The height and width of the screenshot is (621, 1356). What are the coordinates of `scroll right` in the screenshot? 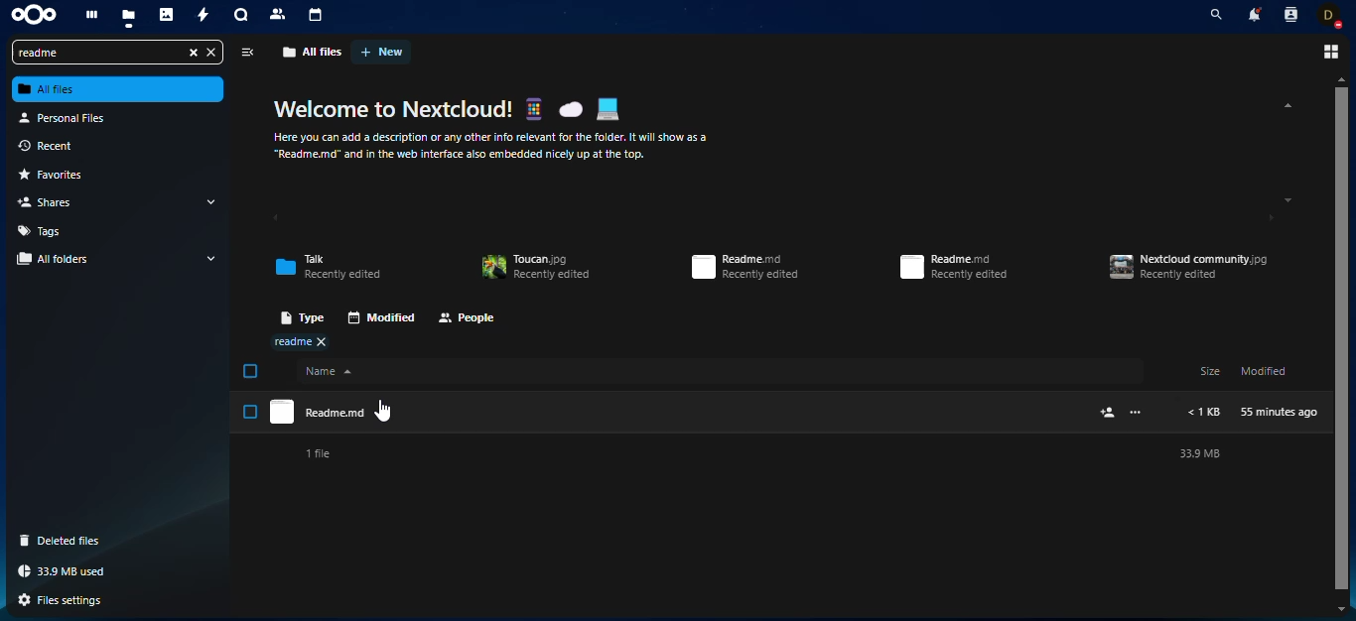 It's located at (1264, 218).